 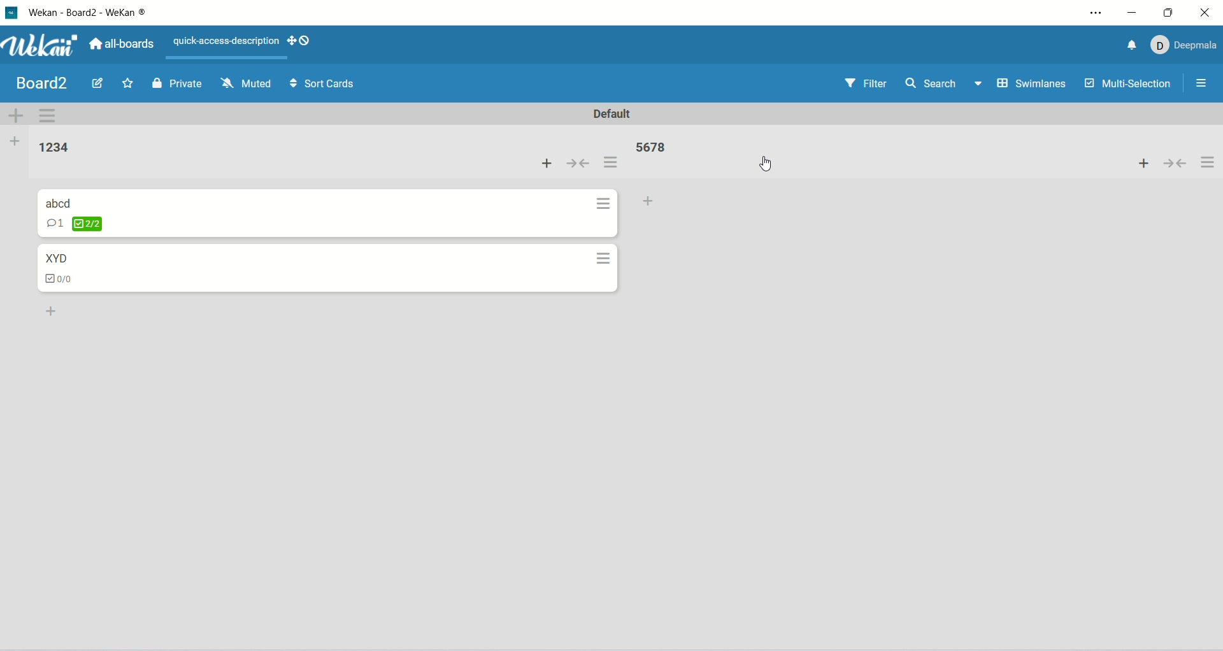 What do you see at coordinates (1134, 15) in the screenshot?
I see `minimize` at bounding box center [1134, 15].